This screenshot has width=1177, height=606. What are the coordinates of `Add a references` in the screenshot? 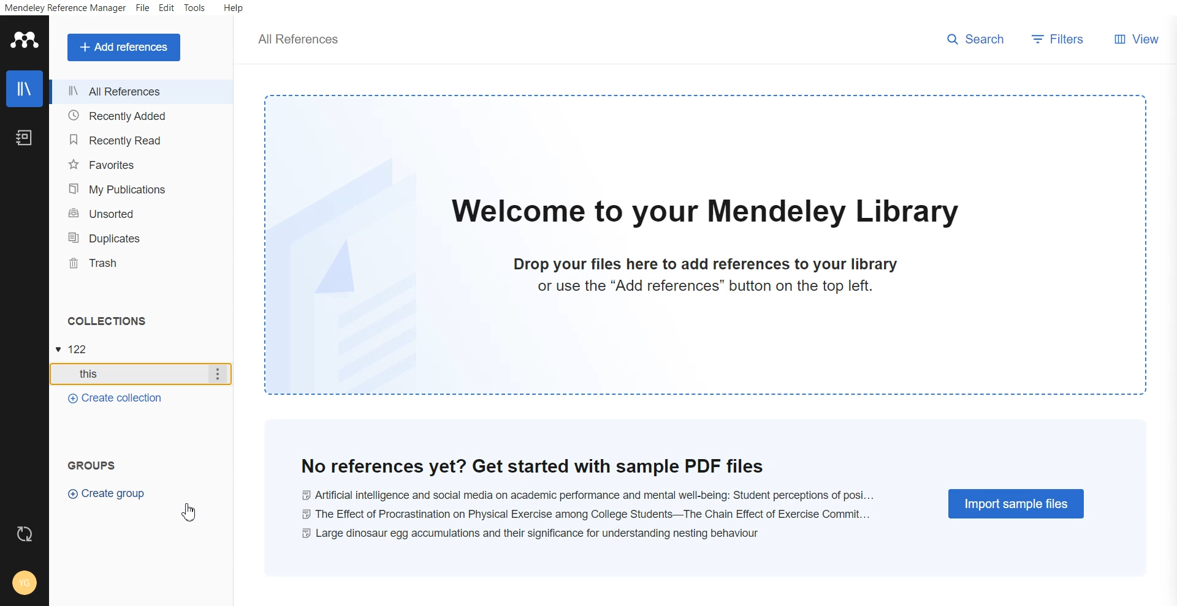 It's located at (123, 48).